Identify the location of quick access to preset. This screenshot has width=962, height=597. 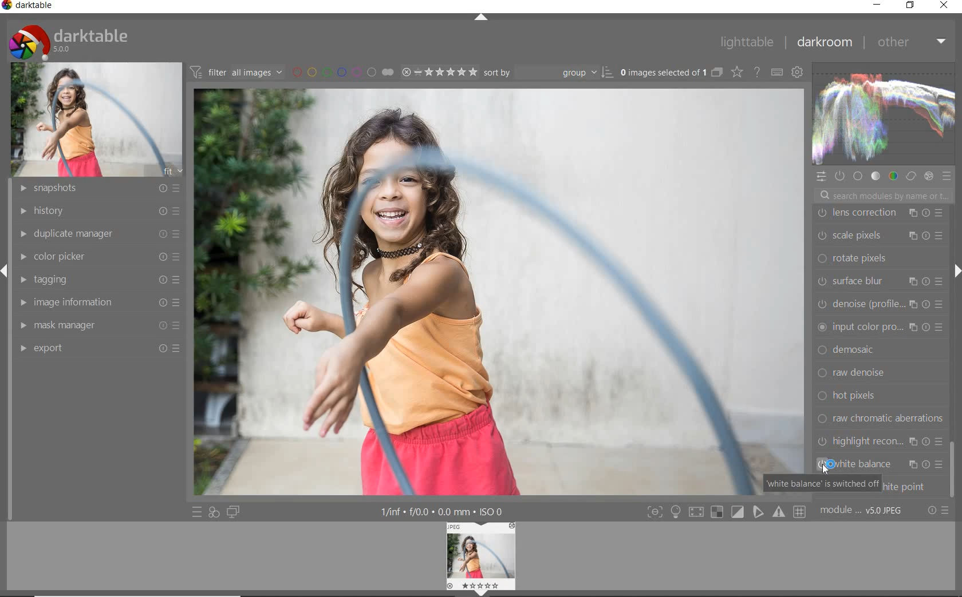
(197, 511).